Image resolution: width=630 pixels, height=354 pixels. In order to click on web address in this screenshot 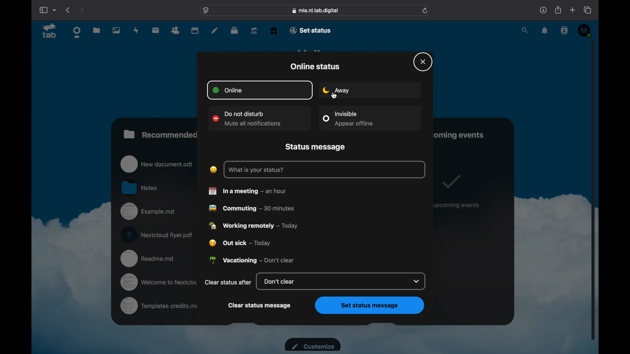, I will do `click(315, 10)`.